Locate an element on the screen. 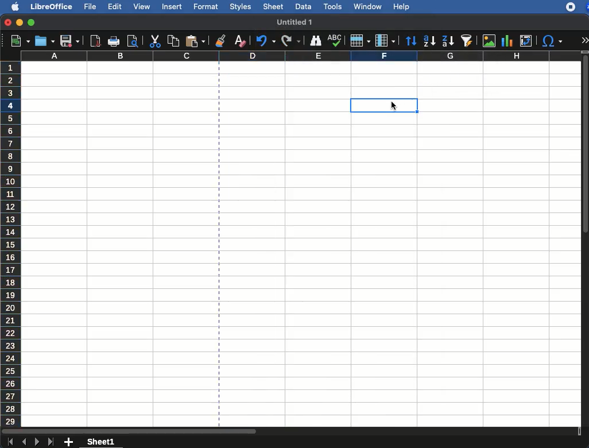 This screenshot has width=589, height=448. previous sheet is located at coordinates (25, 442).